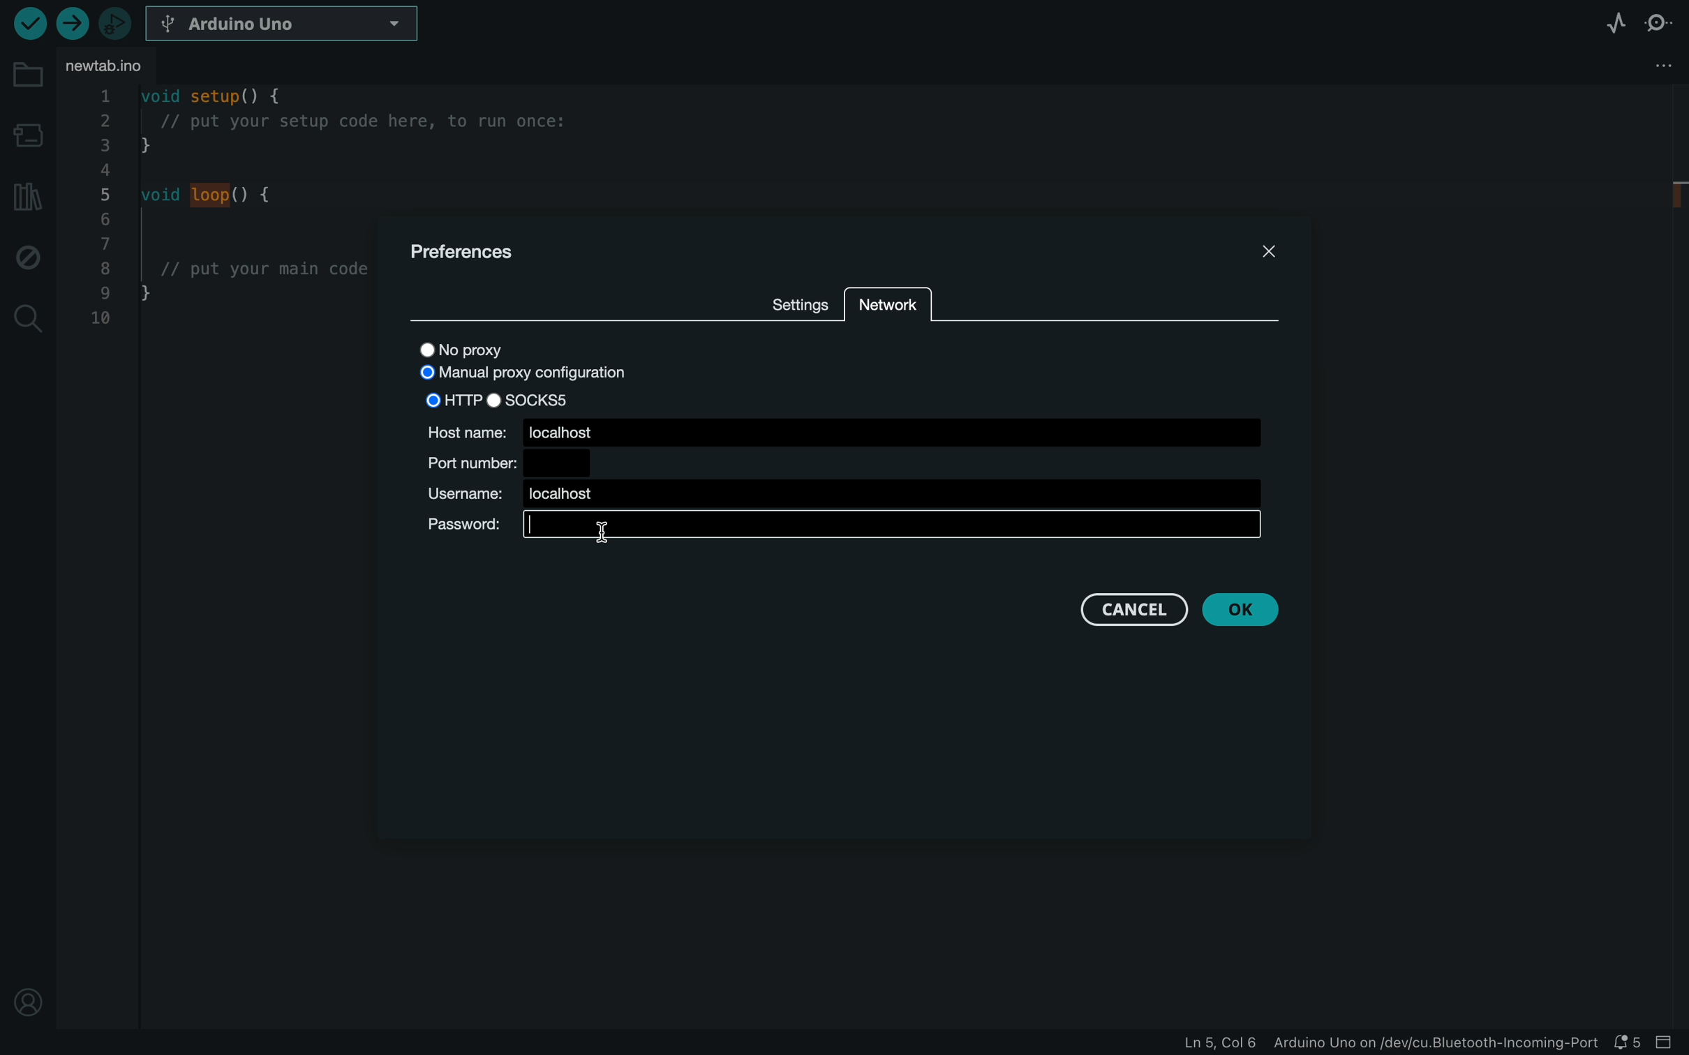  I want to click on debug, so click(28, 257).